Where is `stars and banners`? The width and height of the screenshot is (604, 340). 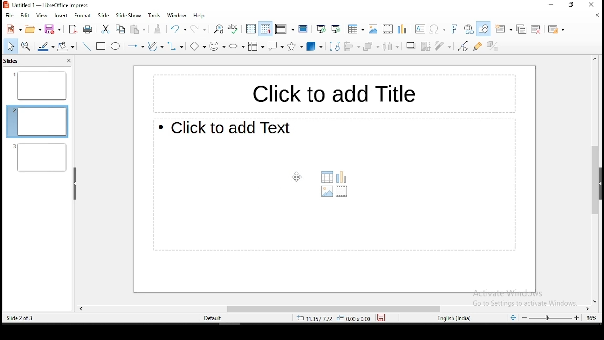
stars and banners is located at coordinates (296, 47).